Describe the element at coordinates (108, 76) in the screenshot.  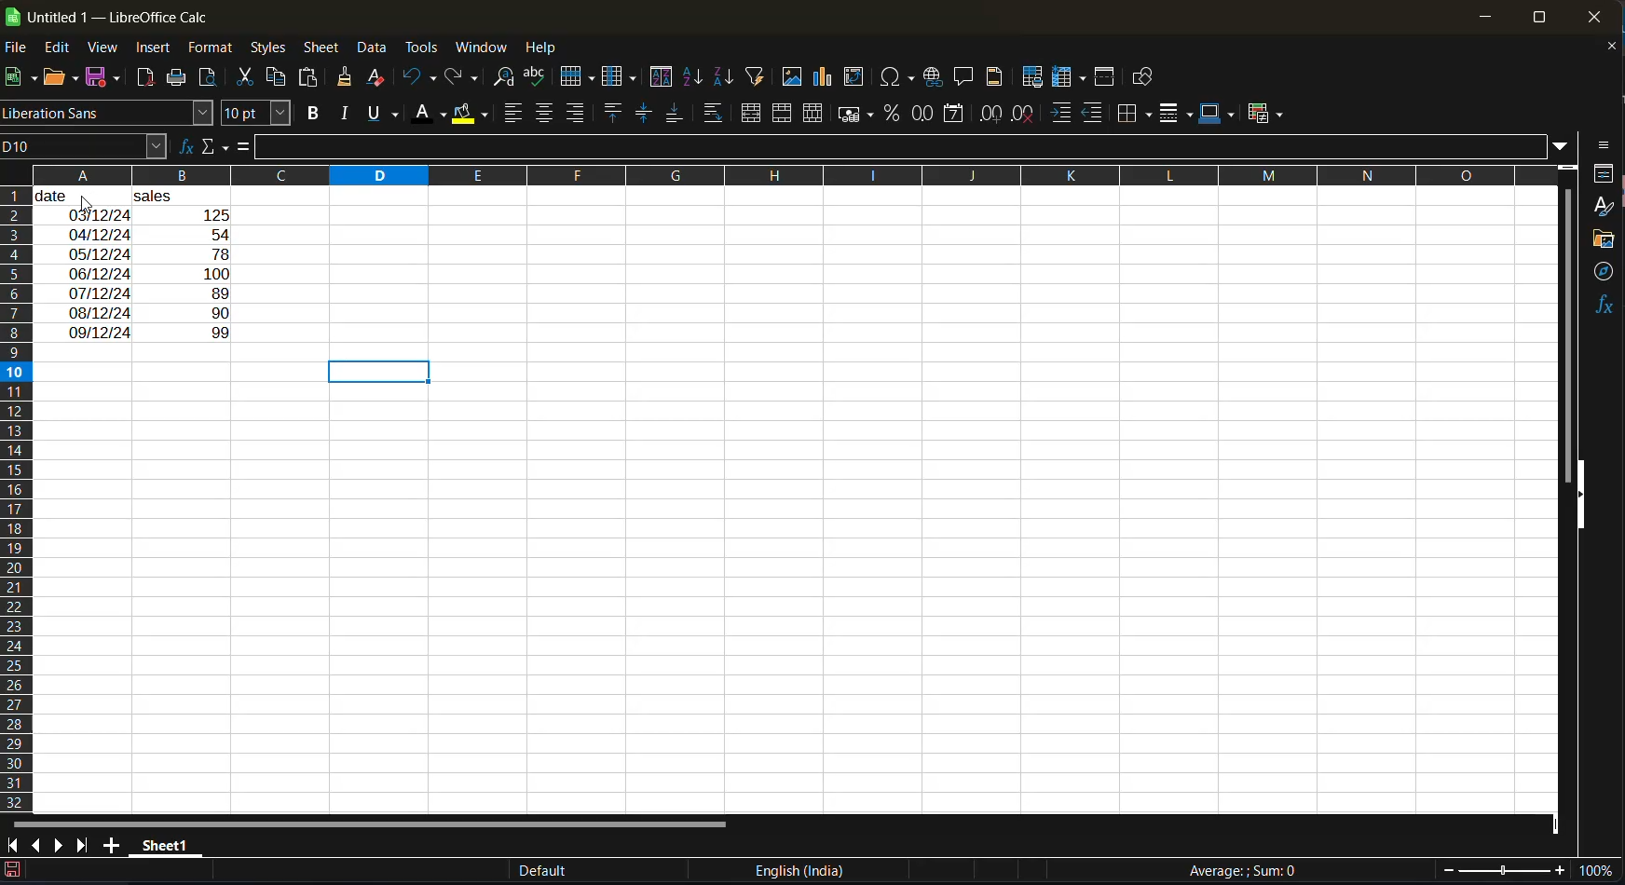
I see `save` at that location.